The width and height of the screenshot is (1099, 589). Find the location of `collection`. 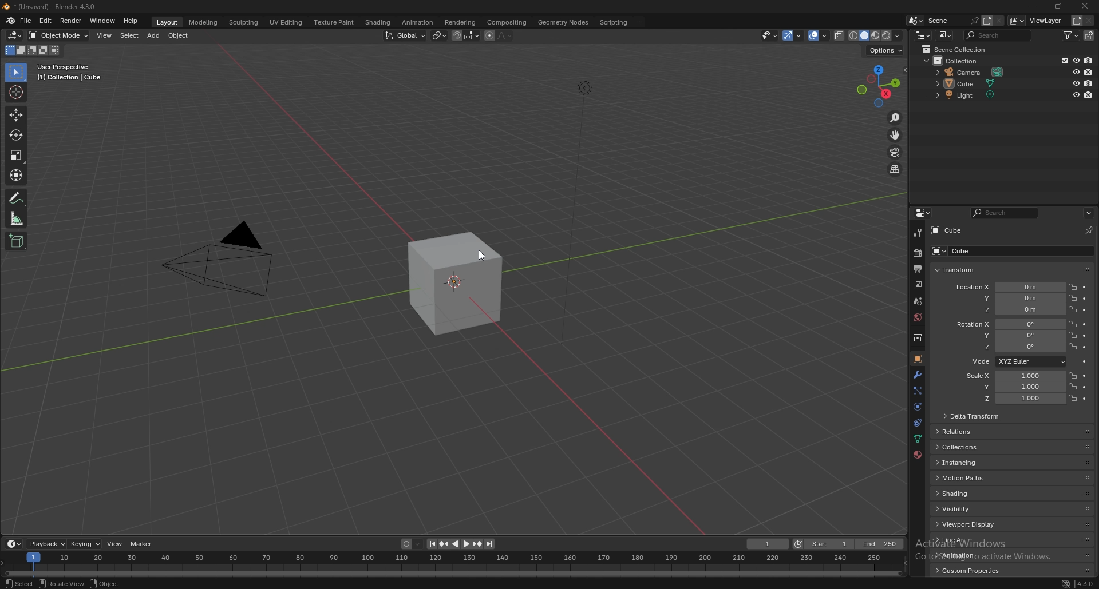

collection is located at coordinates (958, 61).